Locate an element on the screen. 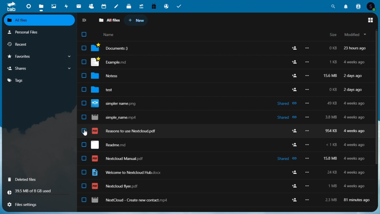  documents is located at coordinates (114, 48).